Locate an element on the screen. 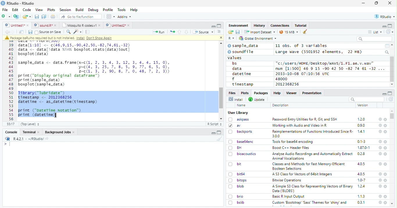 The height and width of the screenshot is (208, 397). Tools is located at coordinates (121, 10).